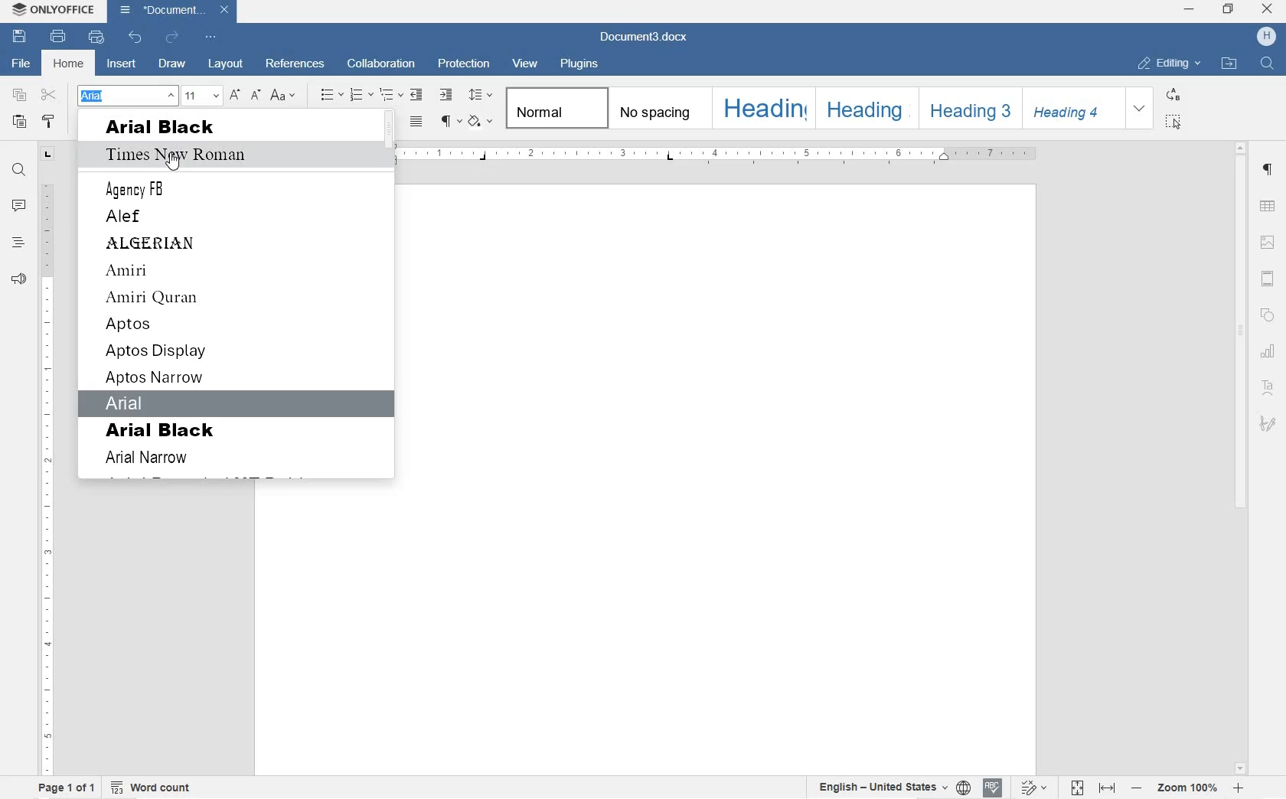 The width and height of the screenshot is (1286, 799). Describe the element at coordinates (286, 96) in the screenshot. I see `CHANGE CASE` at that location.